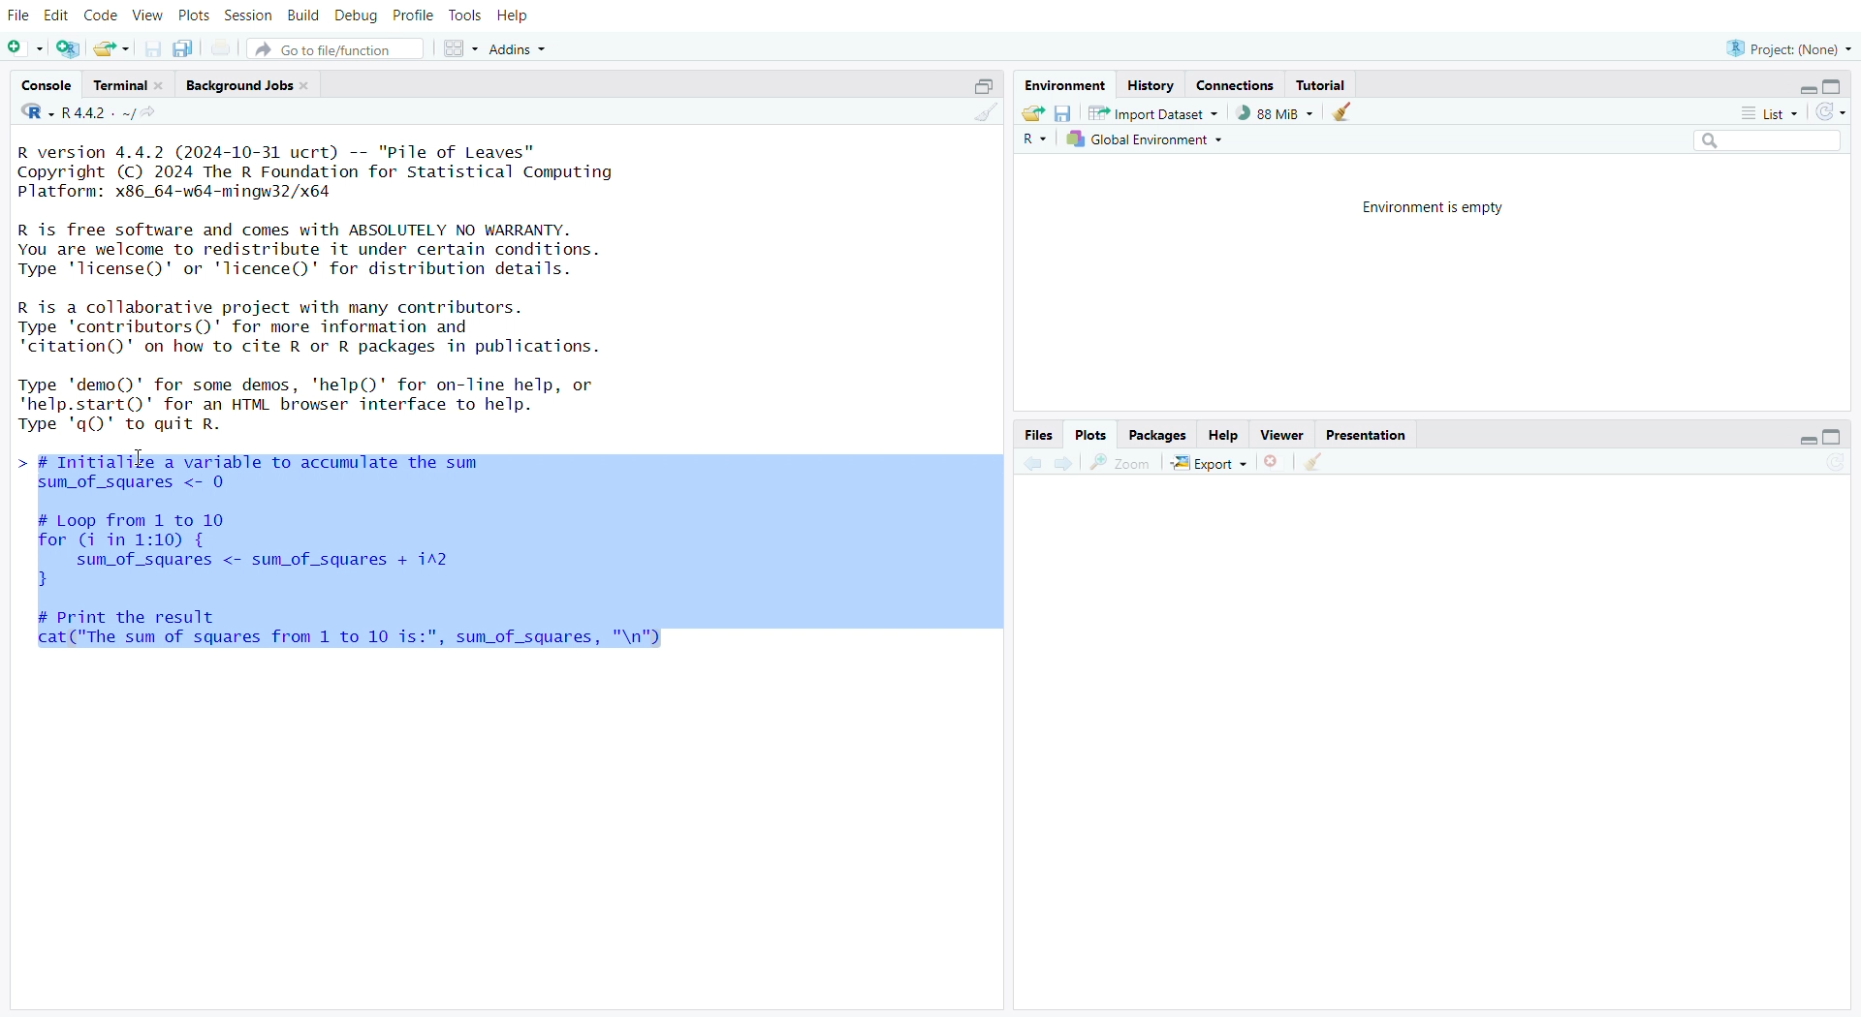 Image resolution: width=1861 pixels, height=1017 pixels. I want to click on environment is empty, so click(1423, 209).